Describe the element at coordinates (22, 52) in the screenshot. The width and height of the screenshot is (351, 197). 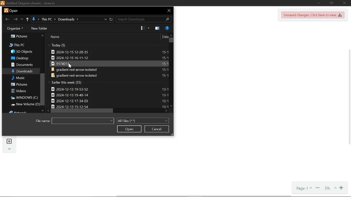
I see `3d objects` at that location.